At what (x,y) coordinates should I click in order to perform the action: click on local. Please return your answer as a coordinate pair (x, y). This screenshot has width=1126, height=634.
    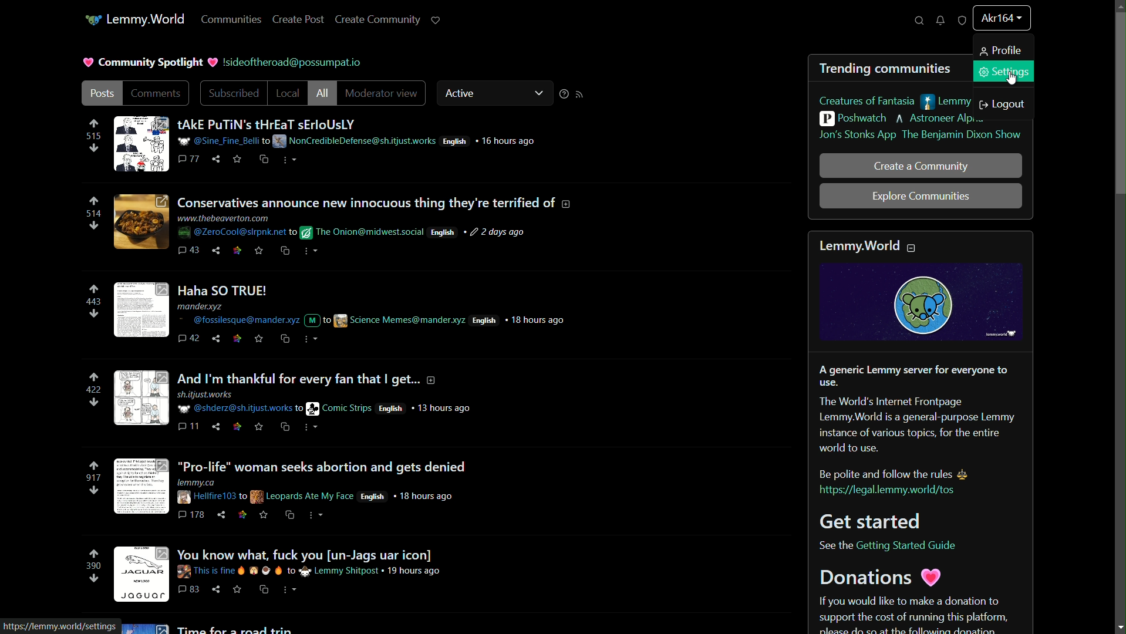
    Looking at the image, I should click on (286, 92).